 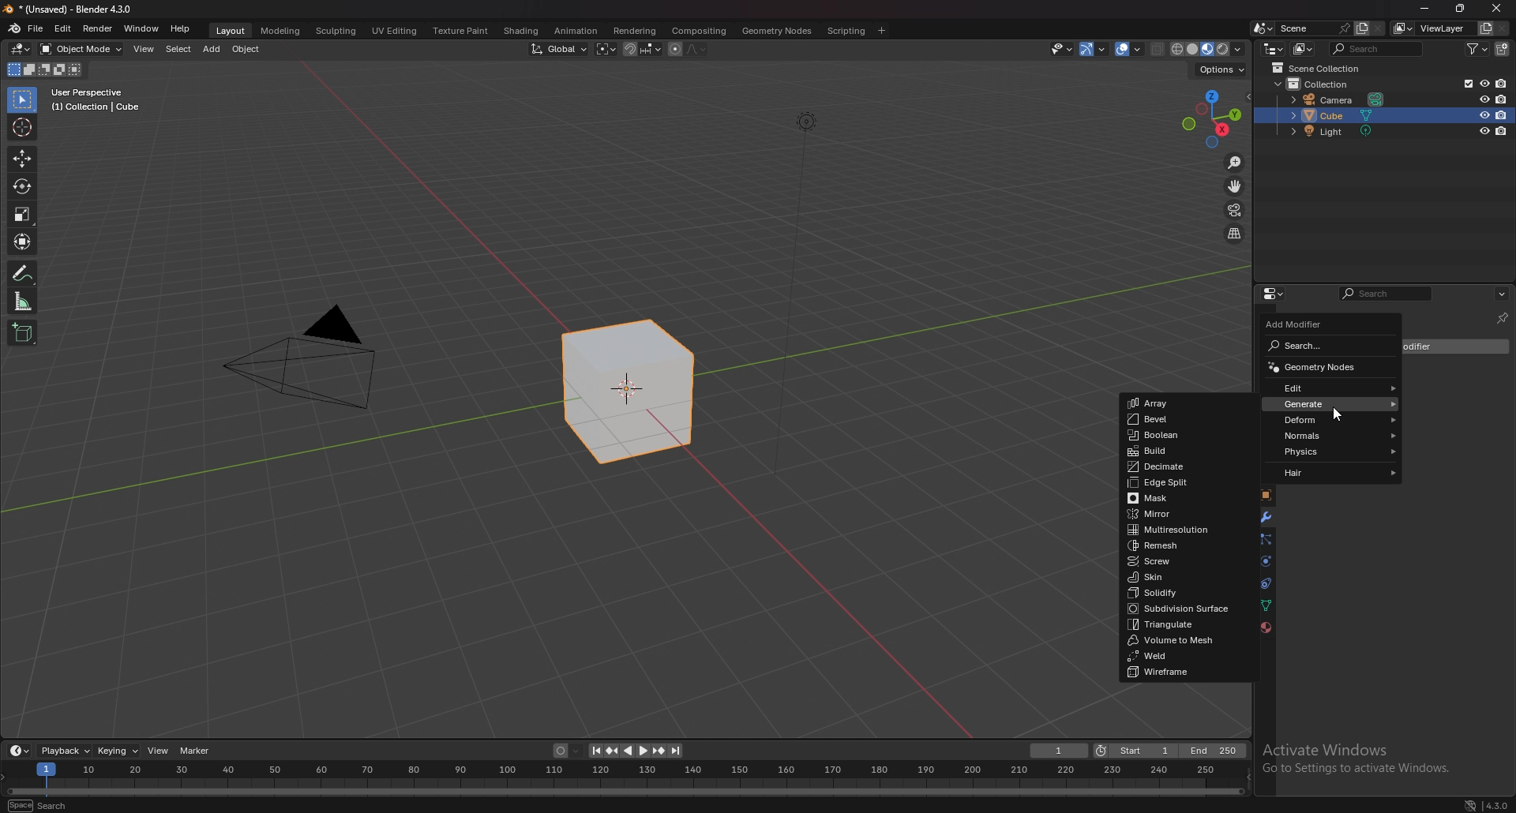 What do you see at coordinates (337, 32) in the screenshot?
I see `sculpting` at bounding box center [337, 32].